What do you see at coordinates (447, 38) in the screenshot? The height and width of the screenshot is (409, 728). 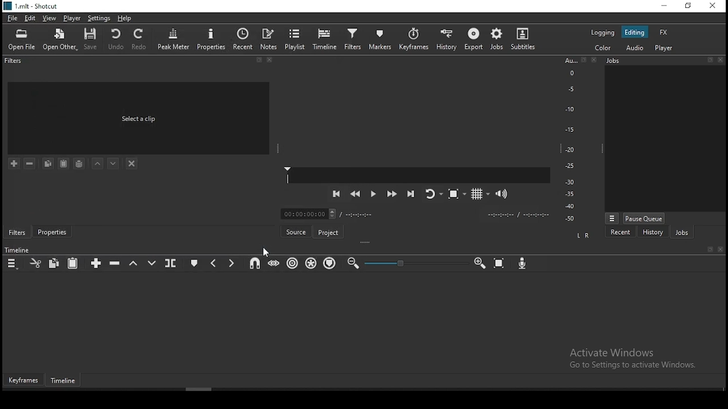 I see `history` at bounding box center [447, 38].